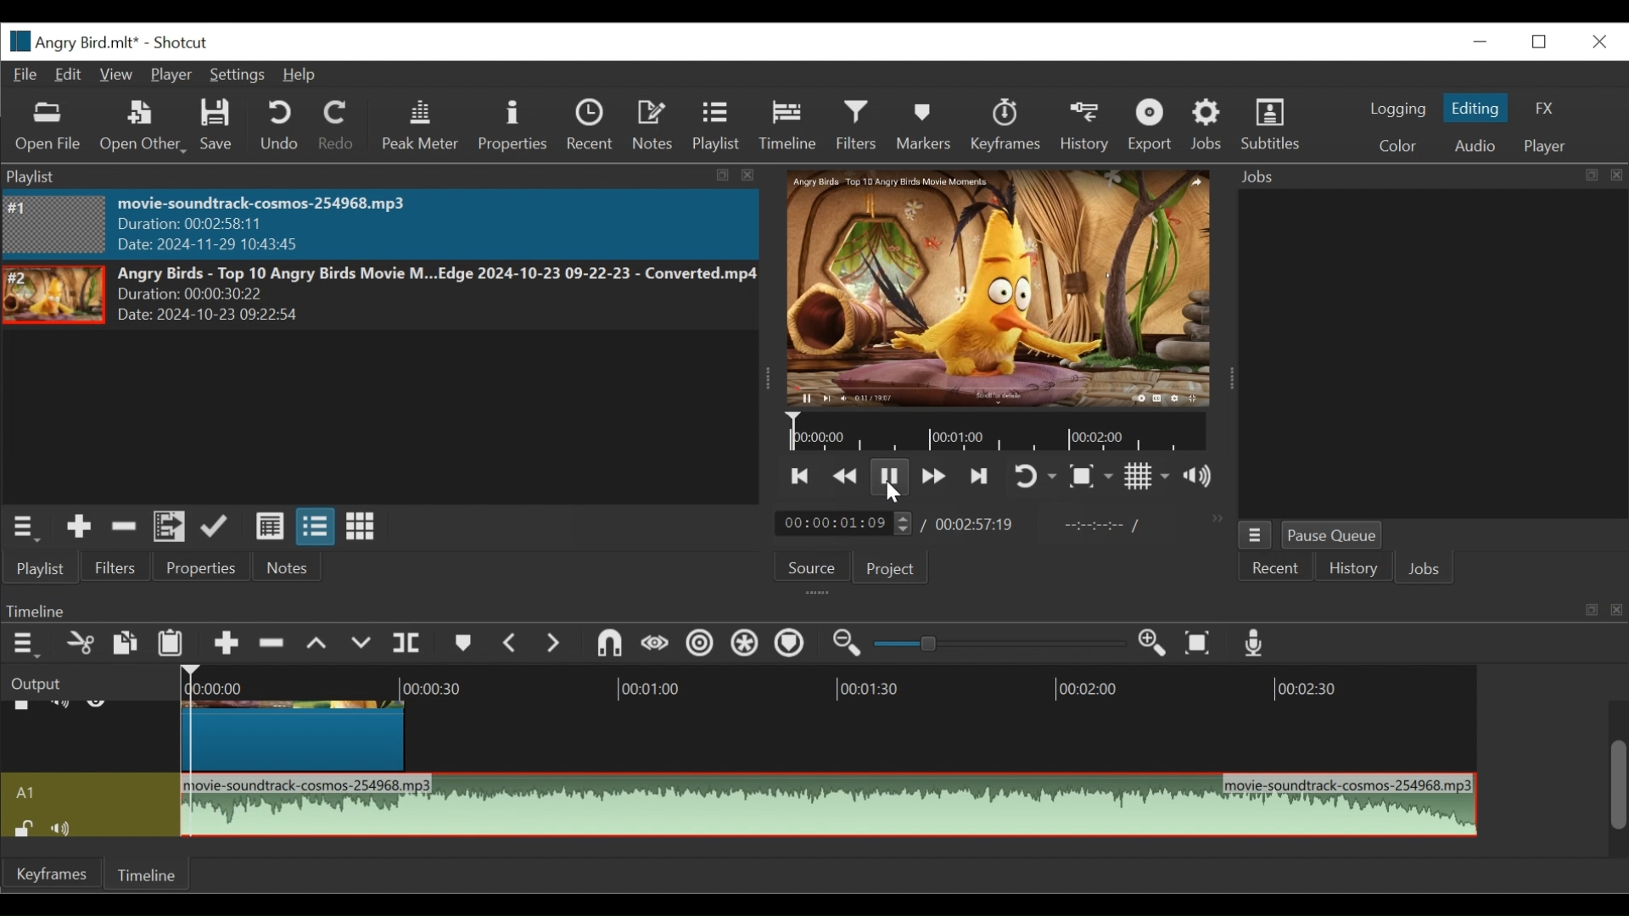 This screenshot has height=916, width=1629. I want to click on Copy, so click(128, 645).